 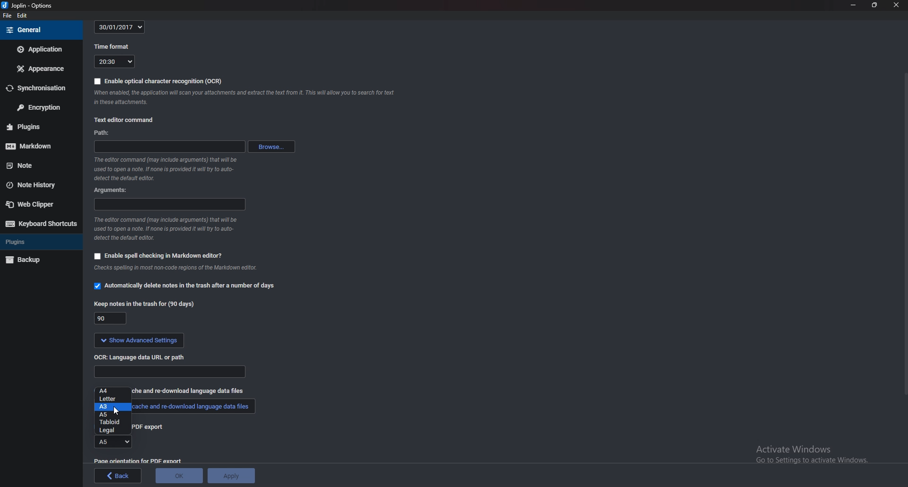 I want to click on browse, so click(x=271, y=147).